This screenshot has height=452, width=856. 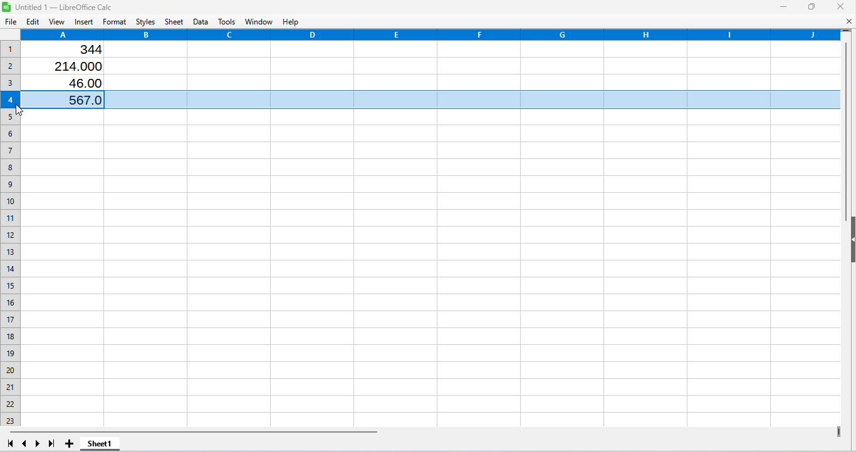 What do you see at coordinates (24, 443) in the screenshot?
I see `Scroll to previous sheet` at bounding box center [24, 443].